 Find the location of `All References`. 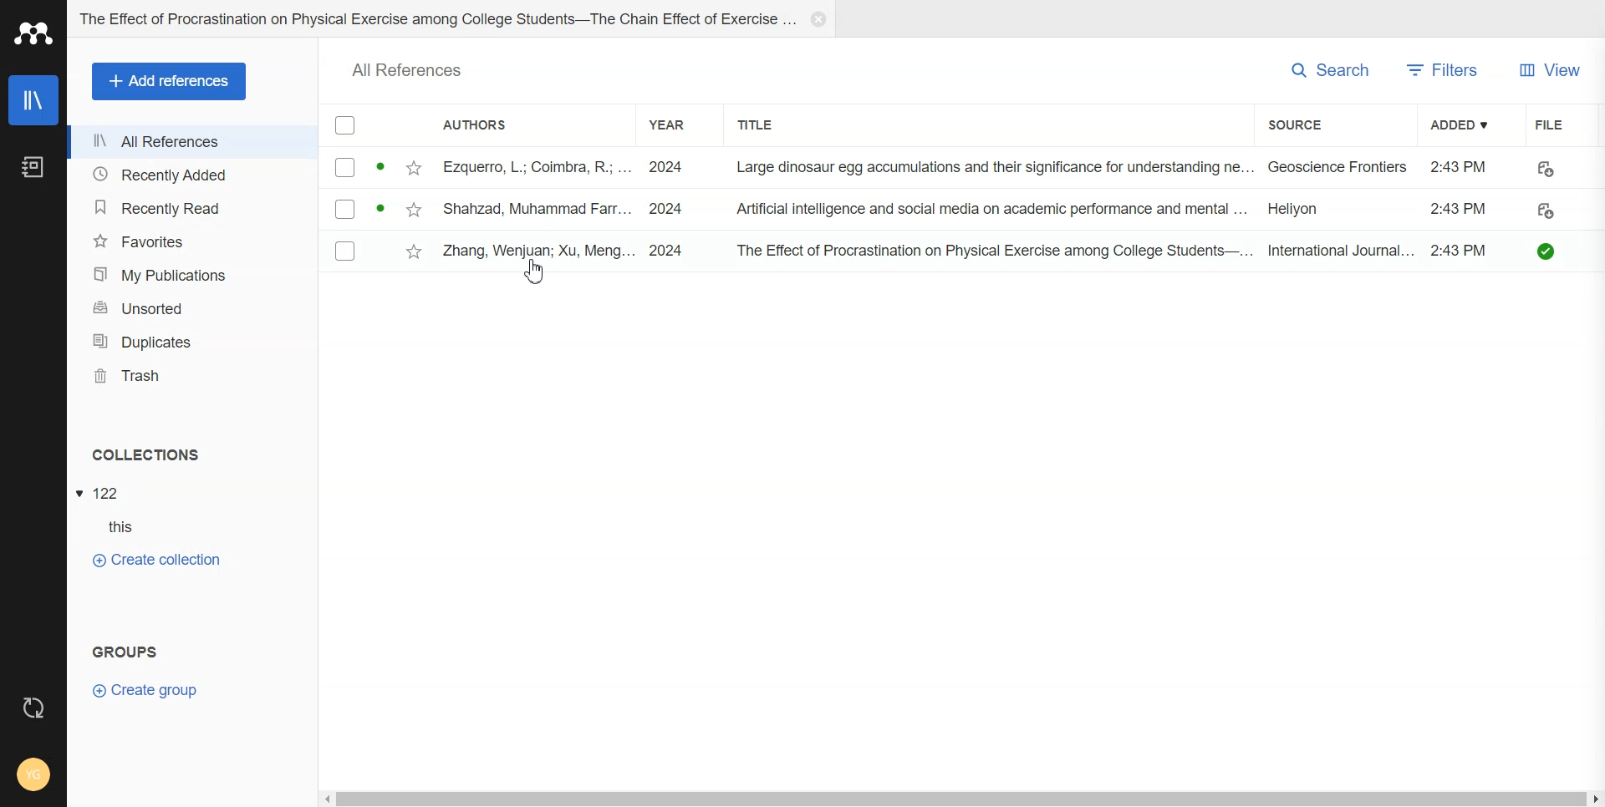

All References is located at coordinates (414, 68).